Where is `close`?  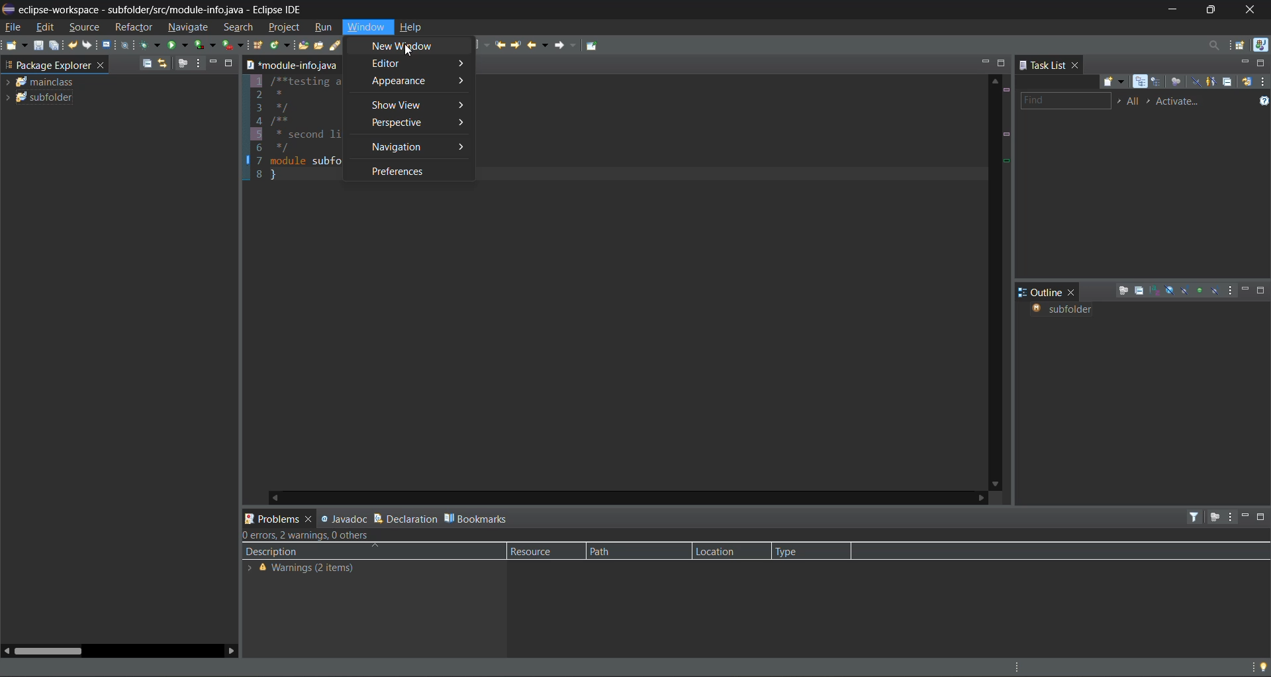 close is located at coordinates (1256, 9).